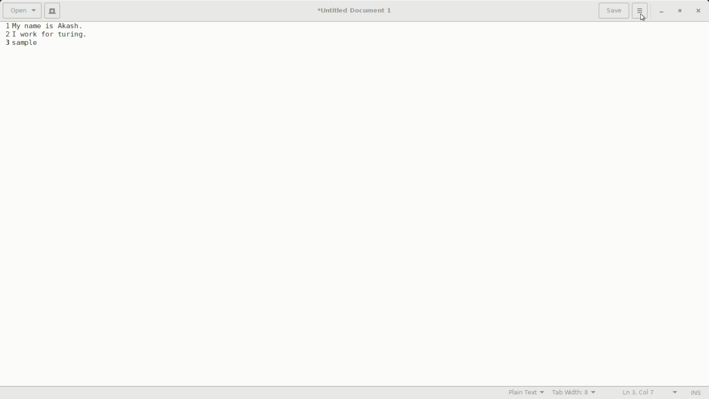 Image resolution: width=709 pixels, height=399 pixels. Describe the element at coordinates (695, 393) in the screenshot. I see `INS` at that location.